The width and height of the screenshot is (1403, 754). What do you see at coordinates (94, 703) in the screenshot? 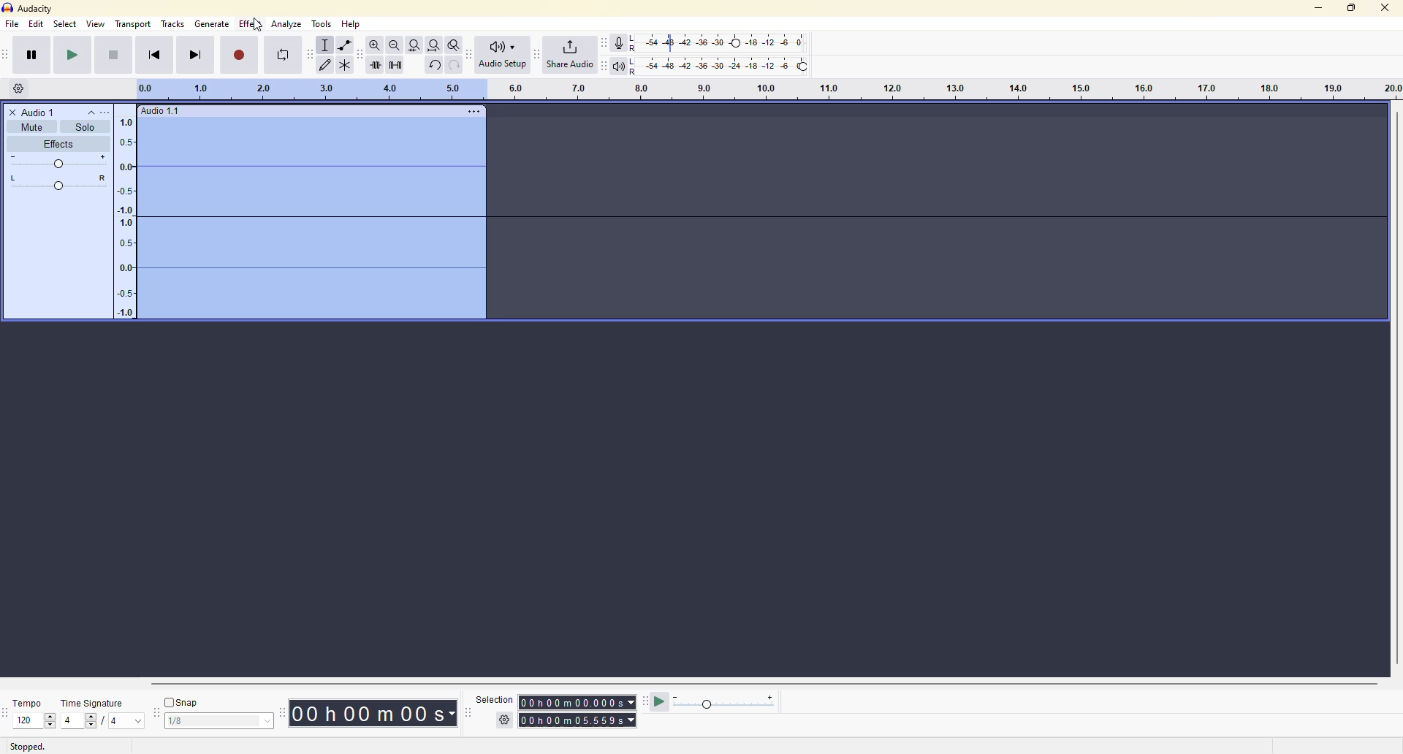
I see `time signature` at bounding box center [94, 703].